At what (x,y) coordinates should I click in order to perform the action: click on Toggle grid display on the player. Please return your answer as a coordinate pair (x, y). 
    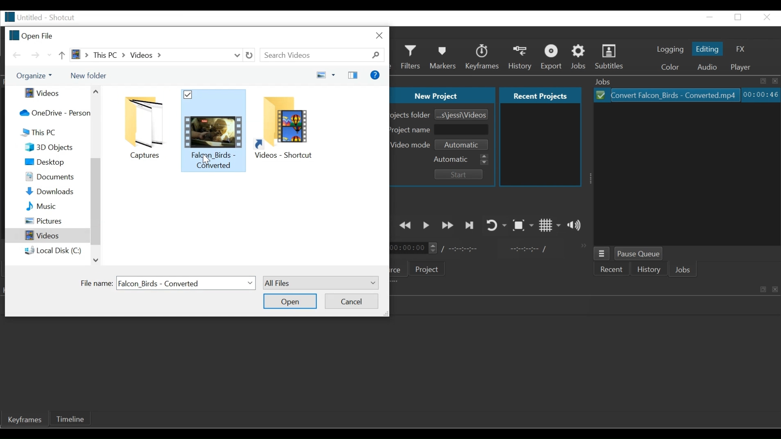
    Looking at the image, I should click on (550, 225).